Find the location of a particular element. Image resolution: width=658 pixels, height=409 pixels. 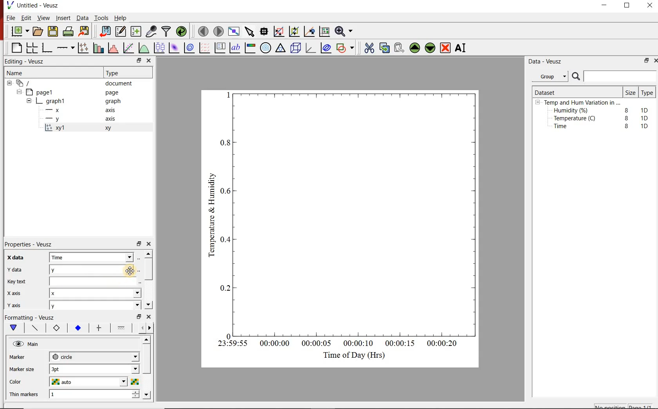

Size is located at coordinates (630, 92).